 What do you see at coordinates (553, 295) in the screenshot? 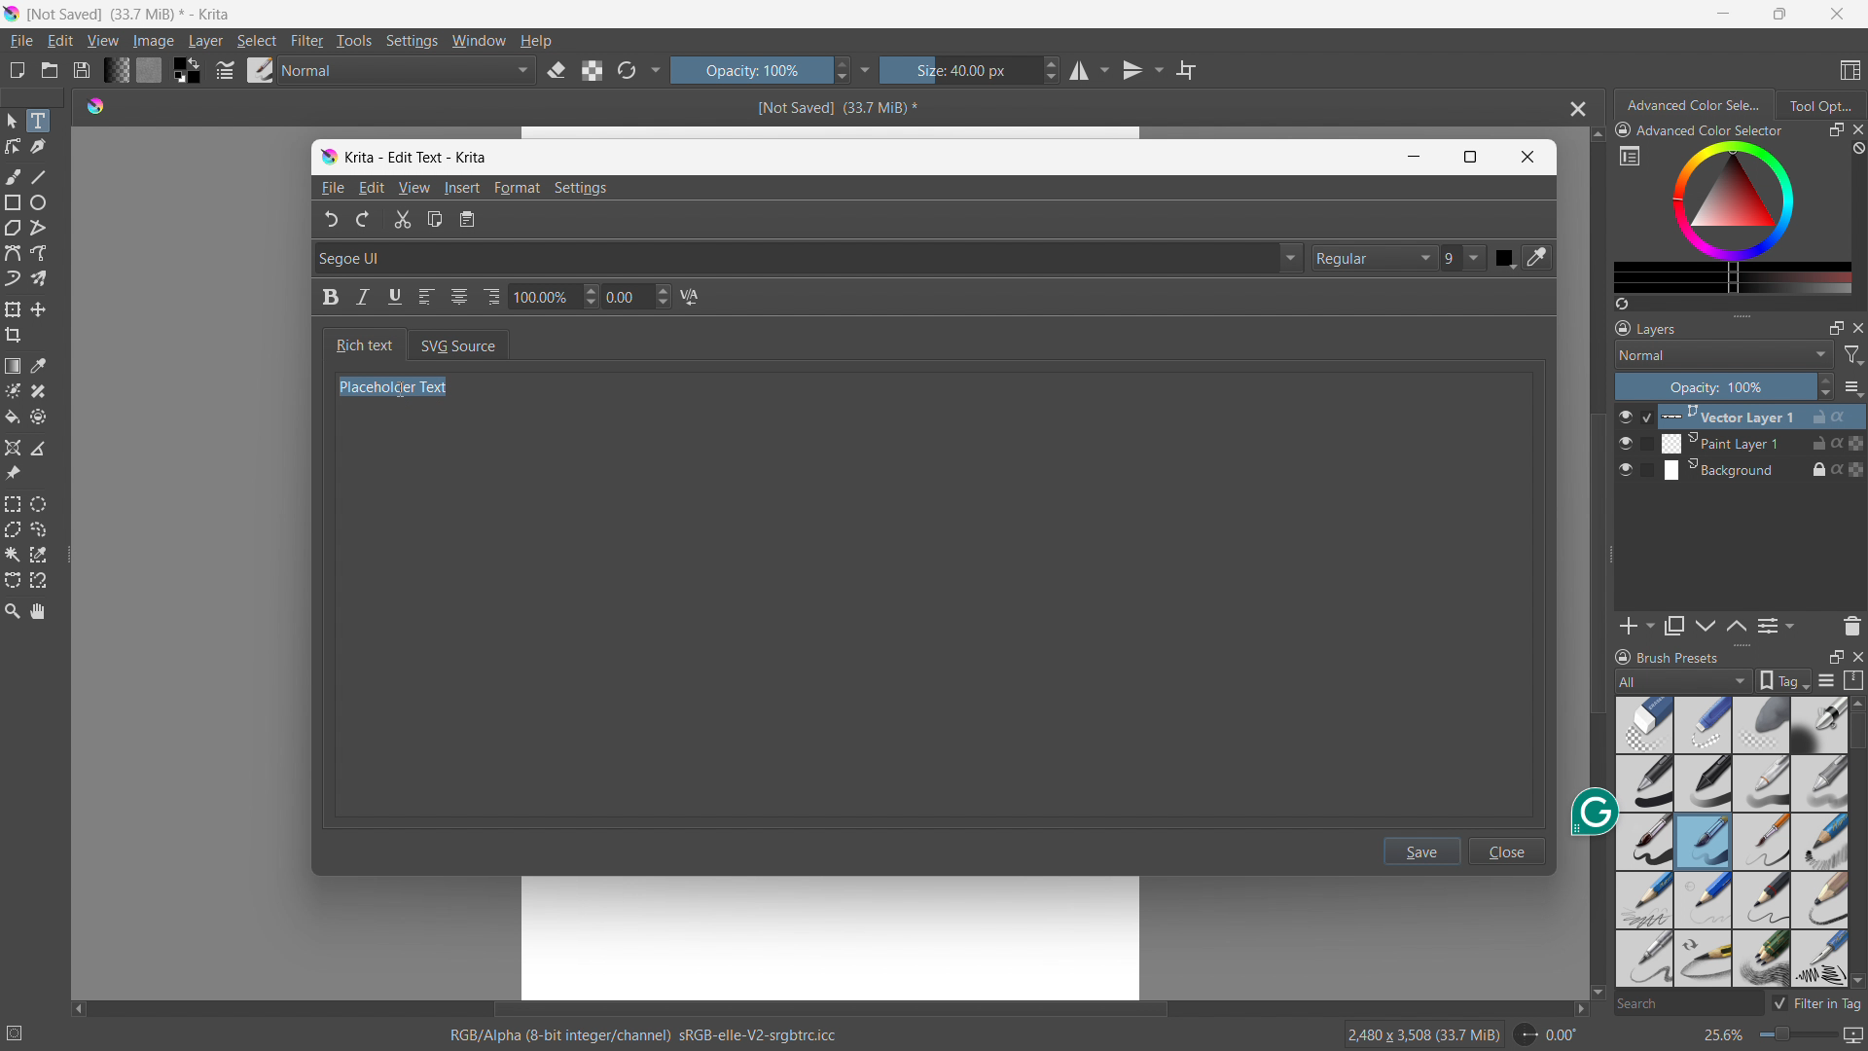
I see `line height` at bounding box center [553, 295].